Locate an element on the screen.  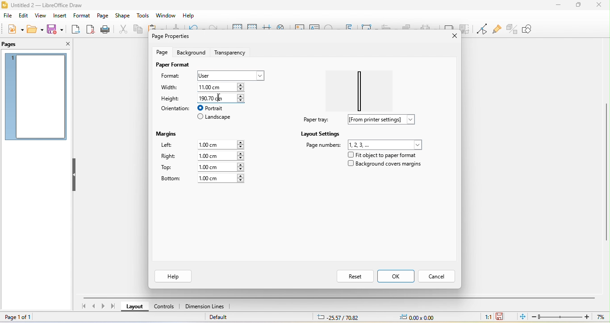
layout is located at coordinates (135, 308).